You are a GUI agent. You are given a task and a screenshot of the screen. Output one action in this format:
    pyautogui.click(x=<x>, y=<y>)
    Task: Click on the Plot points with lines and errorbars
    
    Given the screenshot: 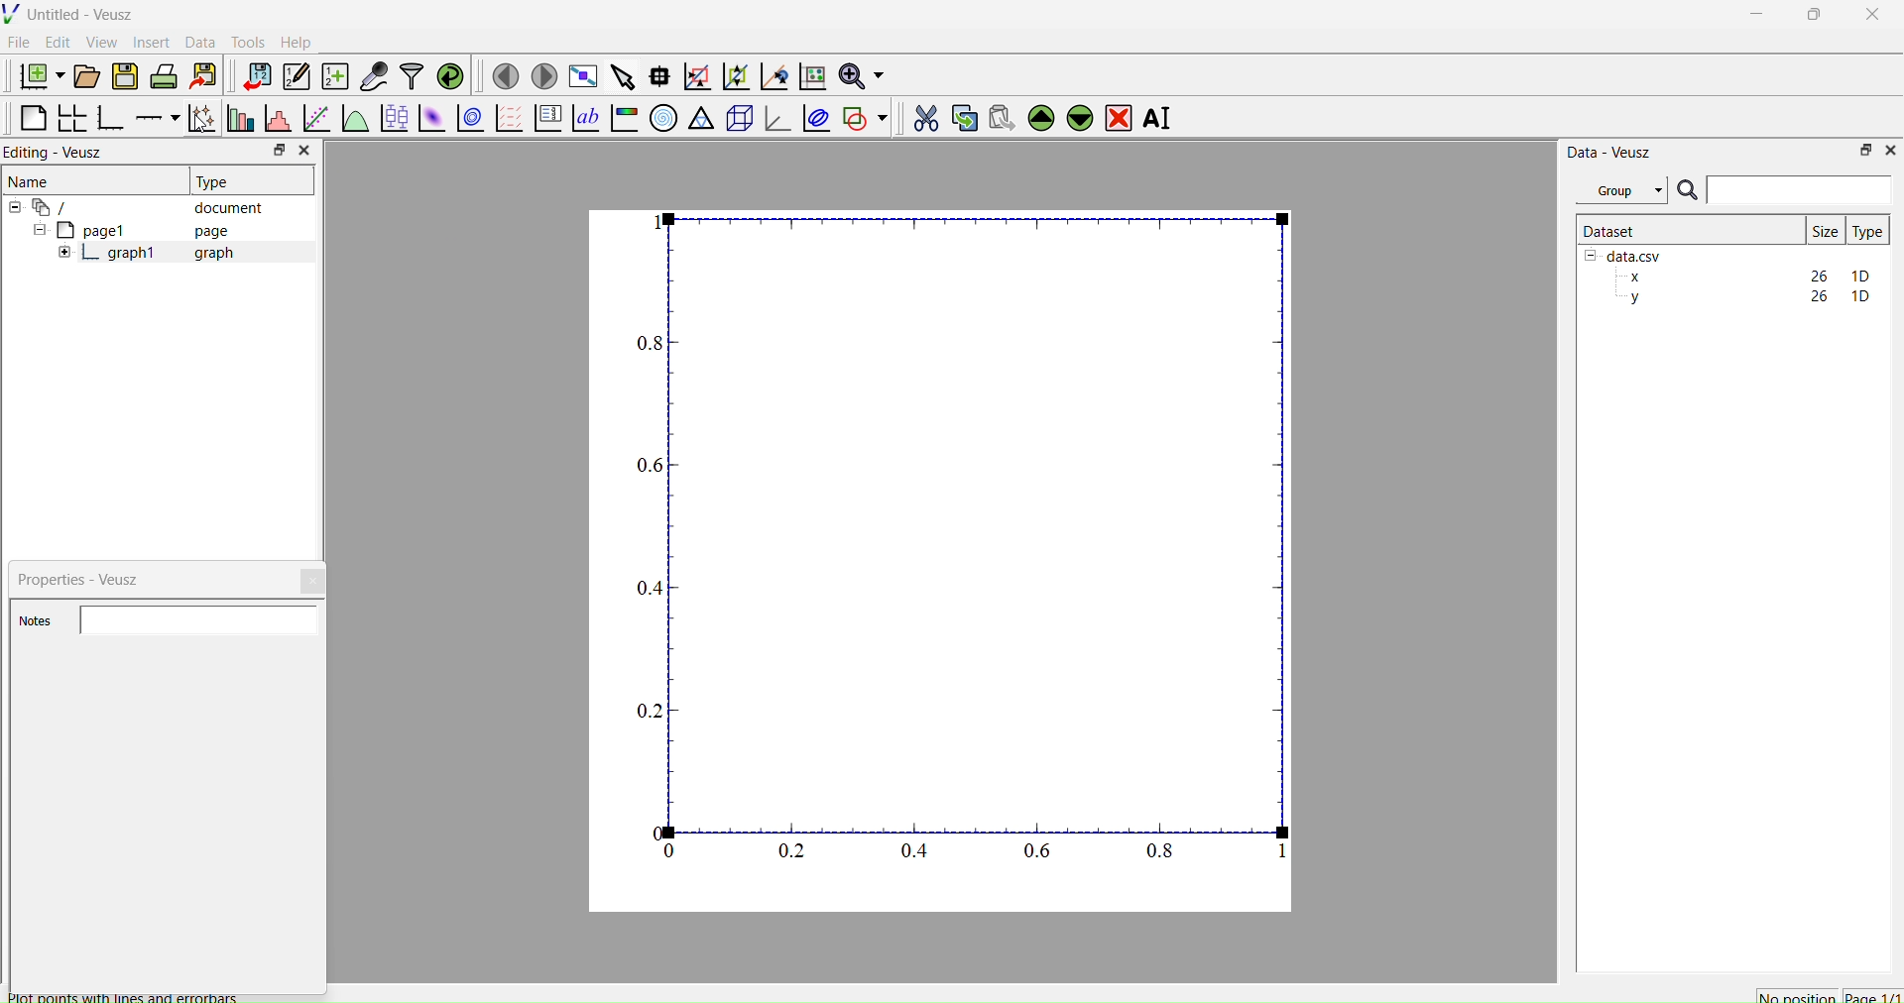 What is the action you would take?
    pyautogui.click(x=199, y=118)
    